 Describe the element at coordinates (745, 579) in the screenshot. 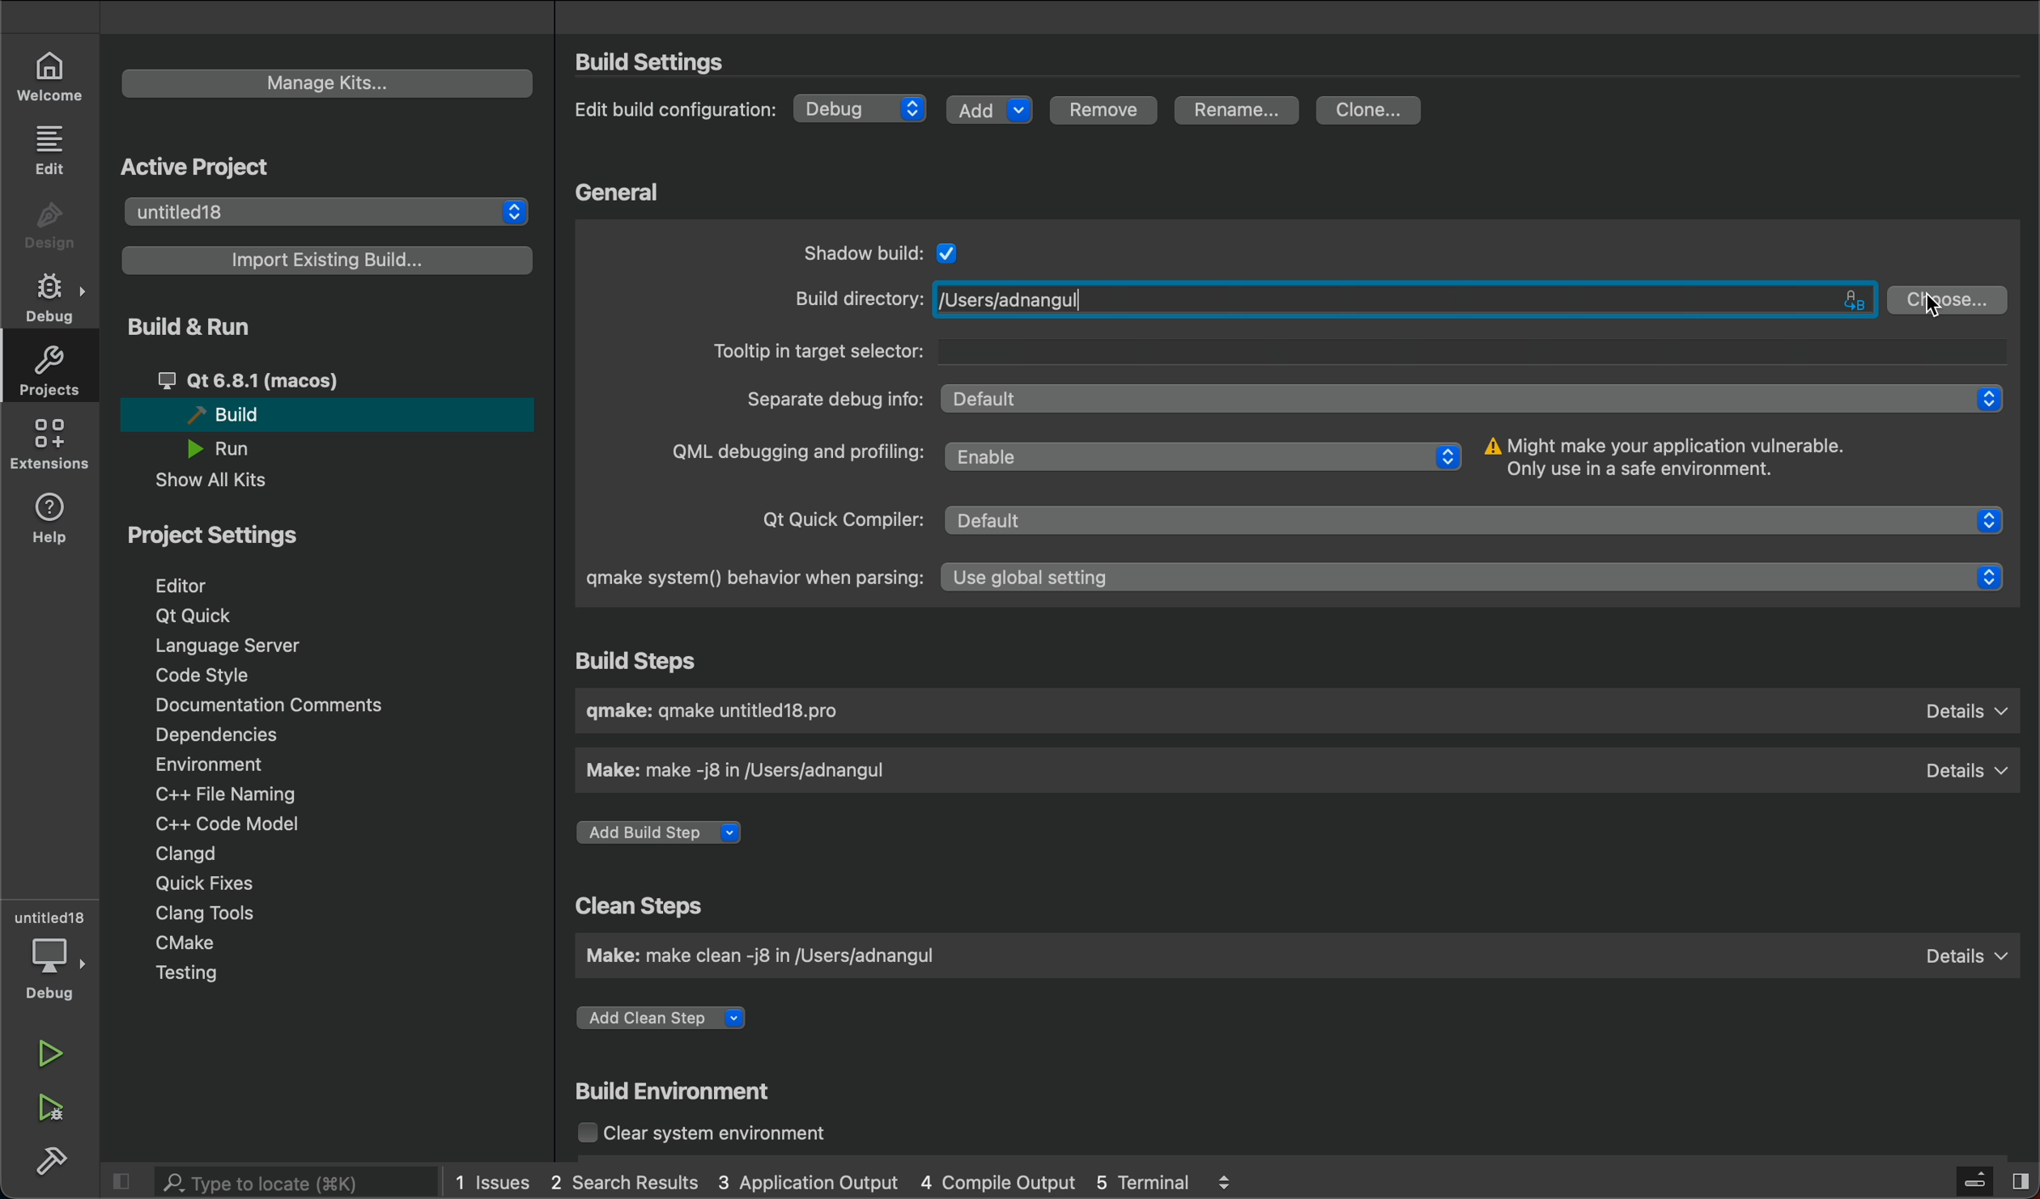

I see `gmake system() behavior when parsing:` at that location.